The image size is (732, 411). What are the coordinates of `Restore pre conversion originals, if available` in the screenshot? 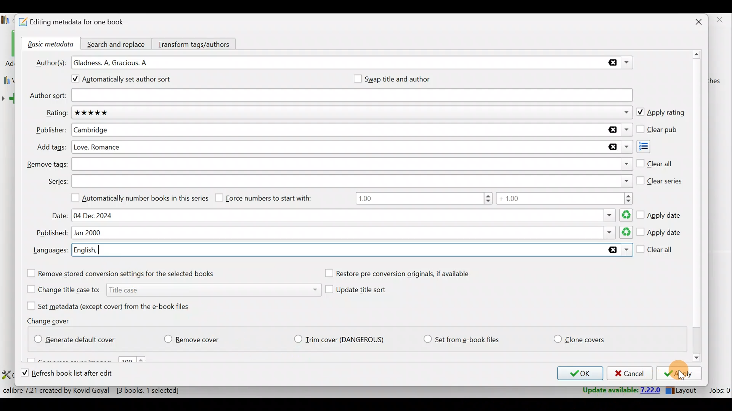 It's located at (405, 274).